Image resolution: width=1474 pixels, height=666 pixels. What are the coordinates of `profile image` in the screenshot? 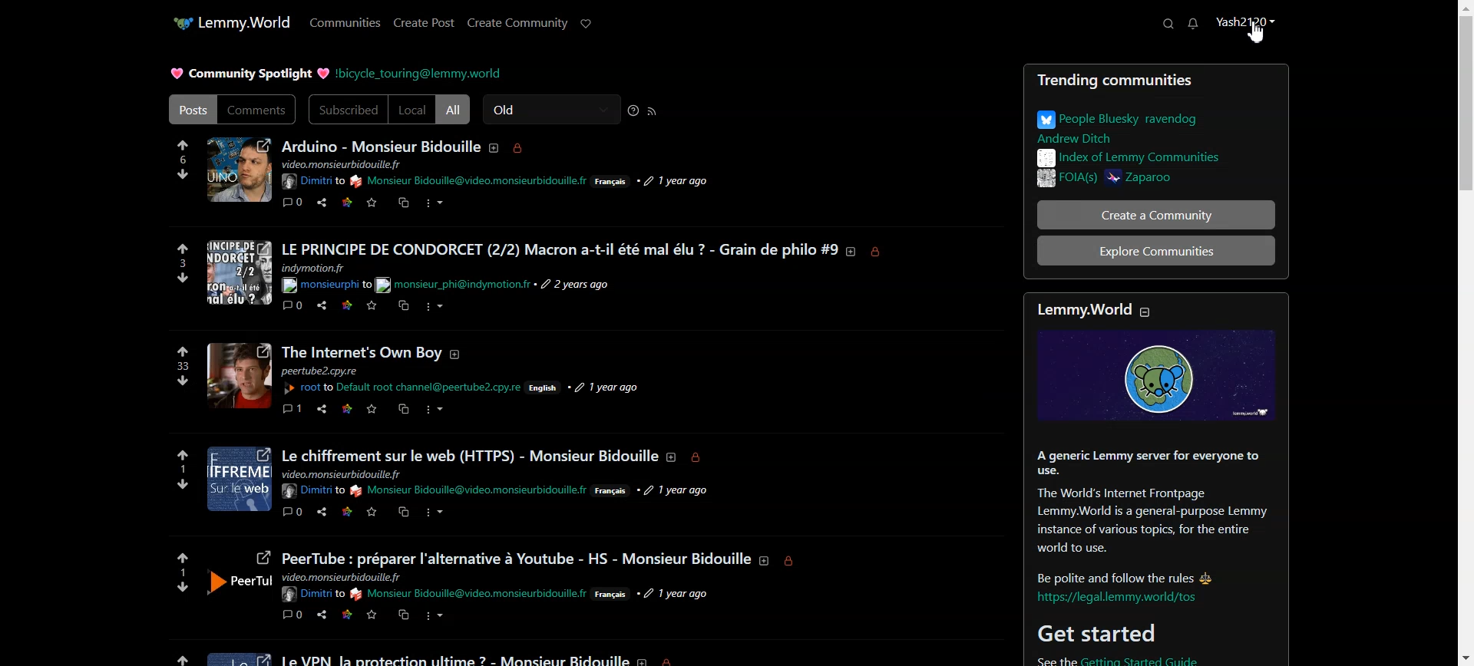 It's located at (239, 579).